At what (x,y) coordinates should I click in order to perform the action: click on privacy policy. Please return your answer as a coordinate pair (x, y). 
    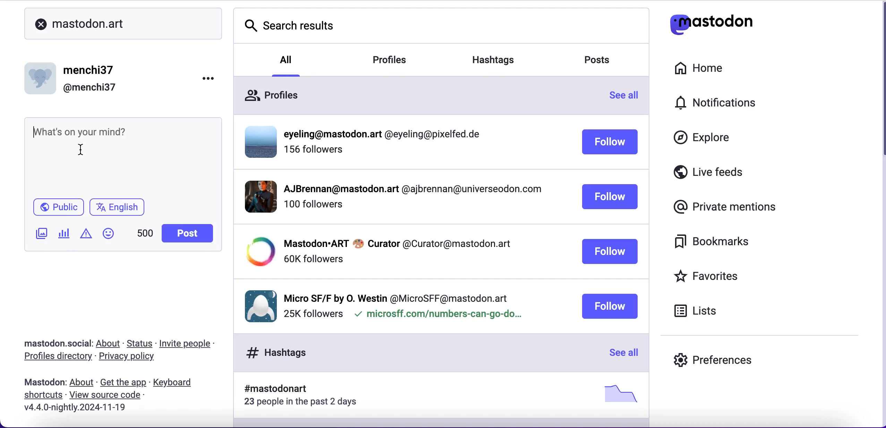
    Looking at the image, I should click on (130, 358).